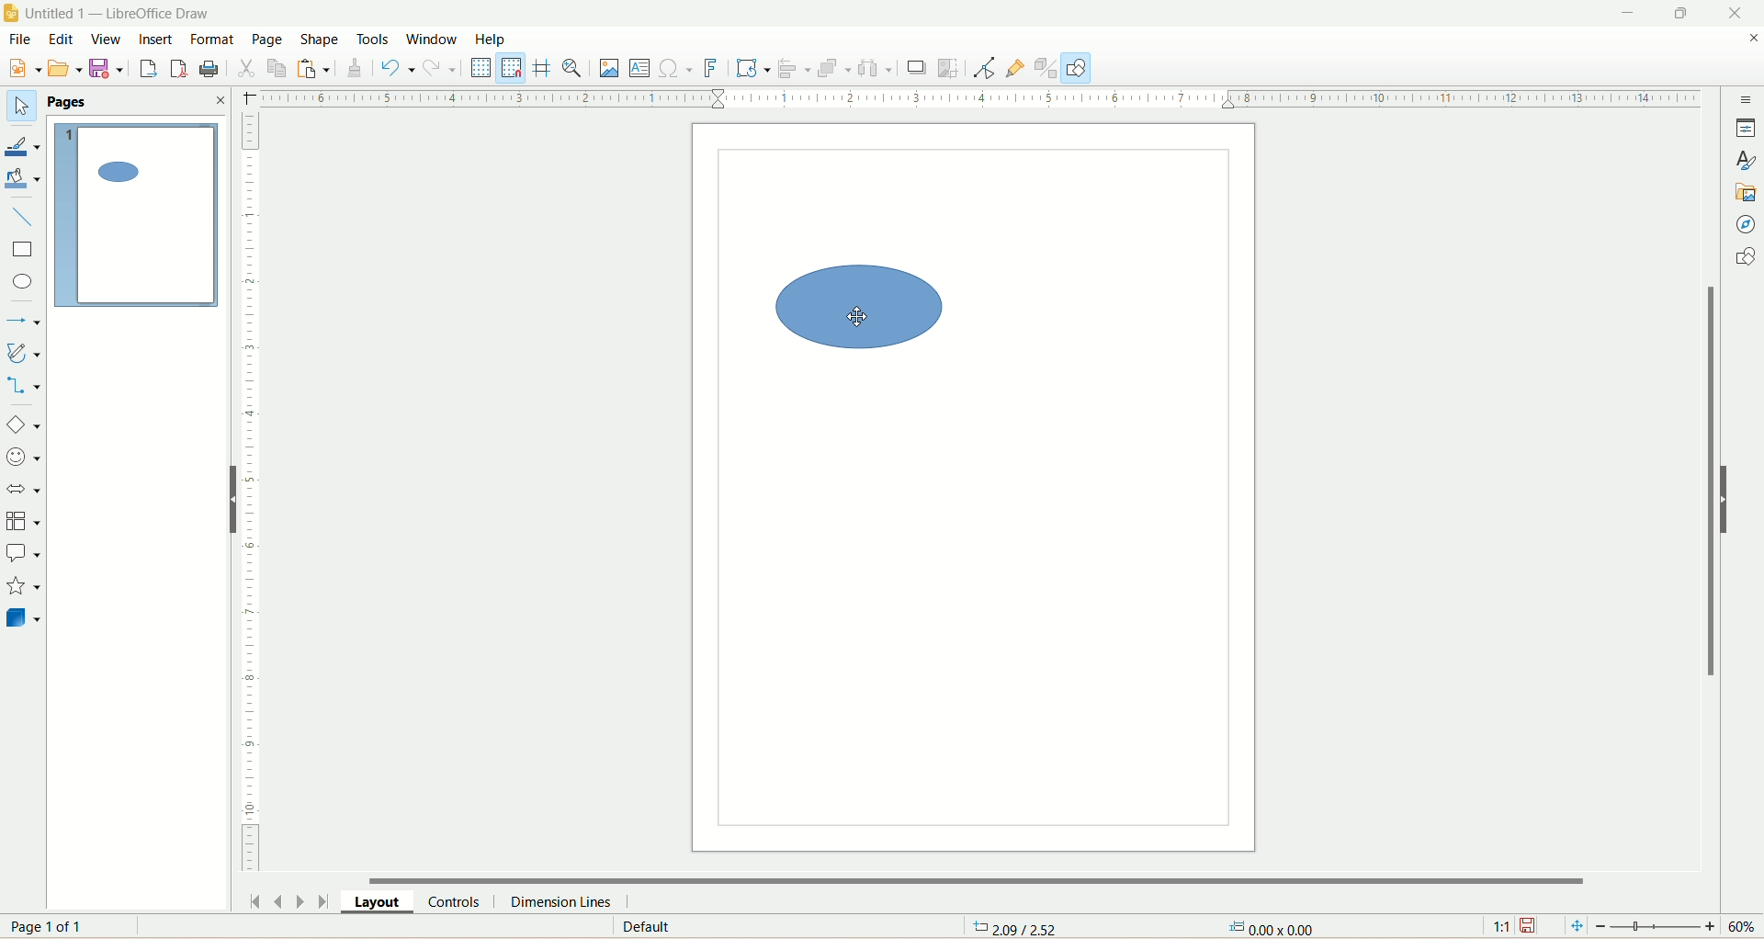 The width and height of the screenshot is (1764, 939). What do you see at coordinates (25, 617) in the screenshot?
I see `3D shapes` at bounding box center [25, 617].